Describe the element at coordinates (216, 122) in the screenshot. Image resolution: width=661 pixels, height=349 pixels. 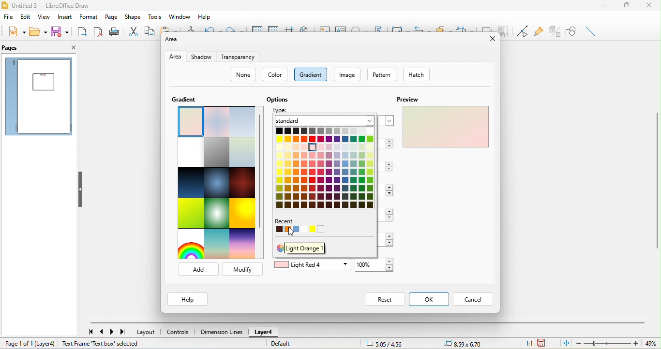
I see `pastel dream` at that location.